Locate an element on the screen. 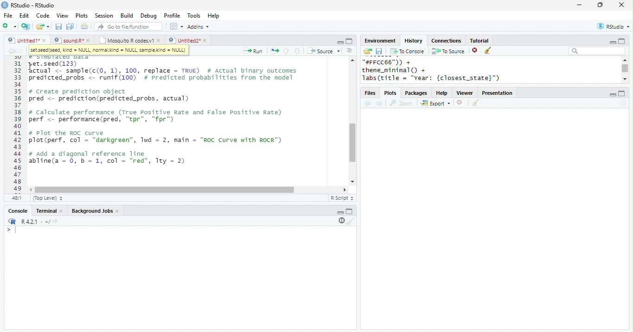 This screenshot has width=633, height=332. minimize is located at coordinates (612, 95).